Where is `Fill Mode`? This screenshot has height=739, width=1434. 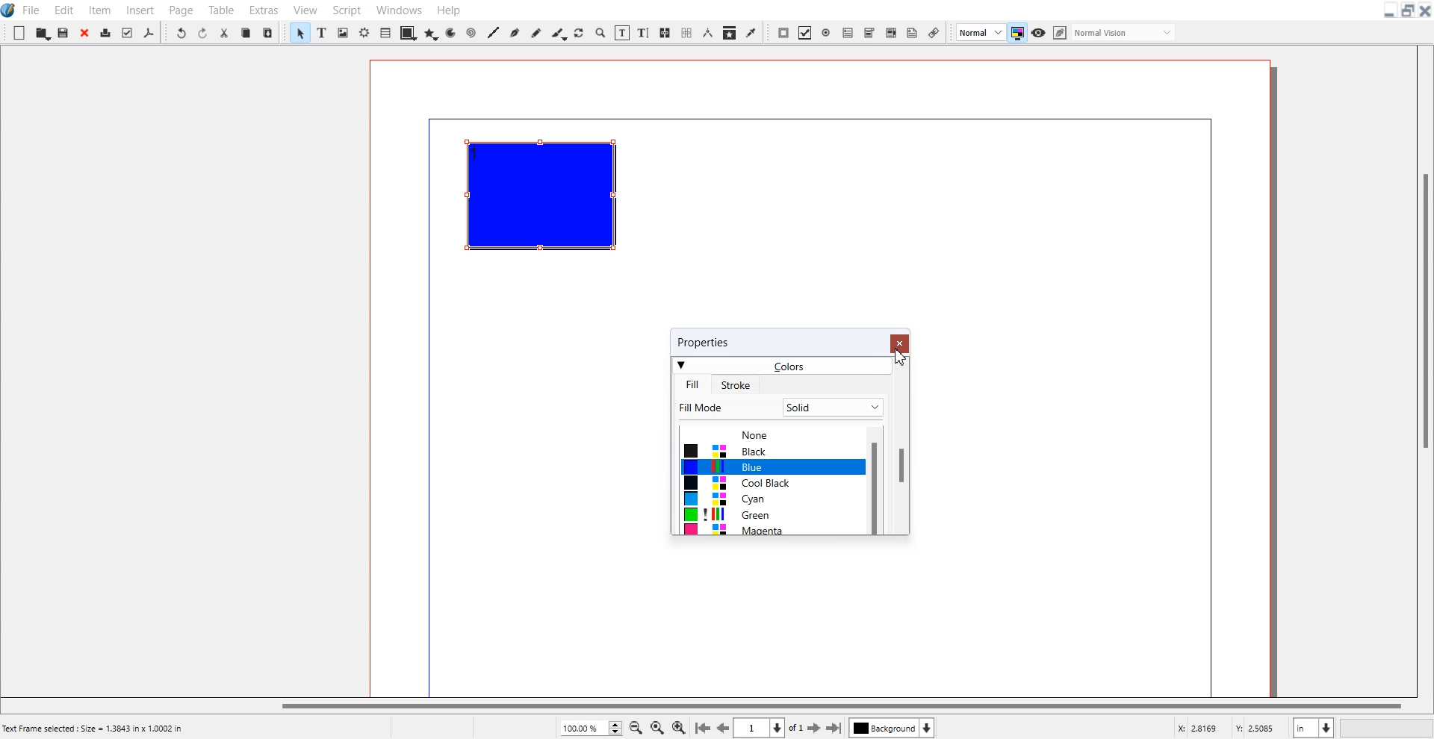 Fill Mode is located at coordinates (780, 408).